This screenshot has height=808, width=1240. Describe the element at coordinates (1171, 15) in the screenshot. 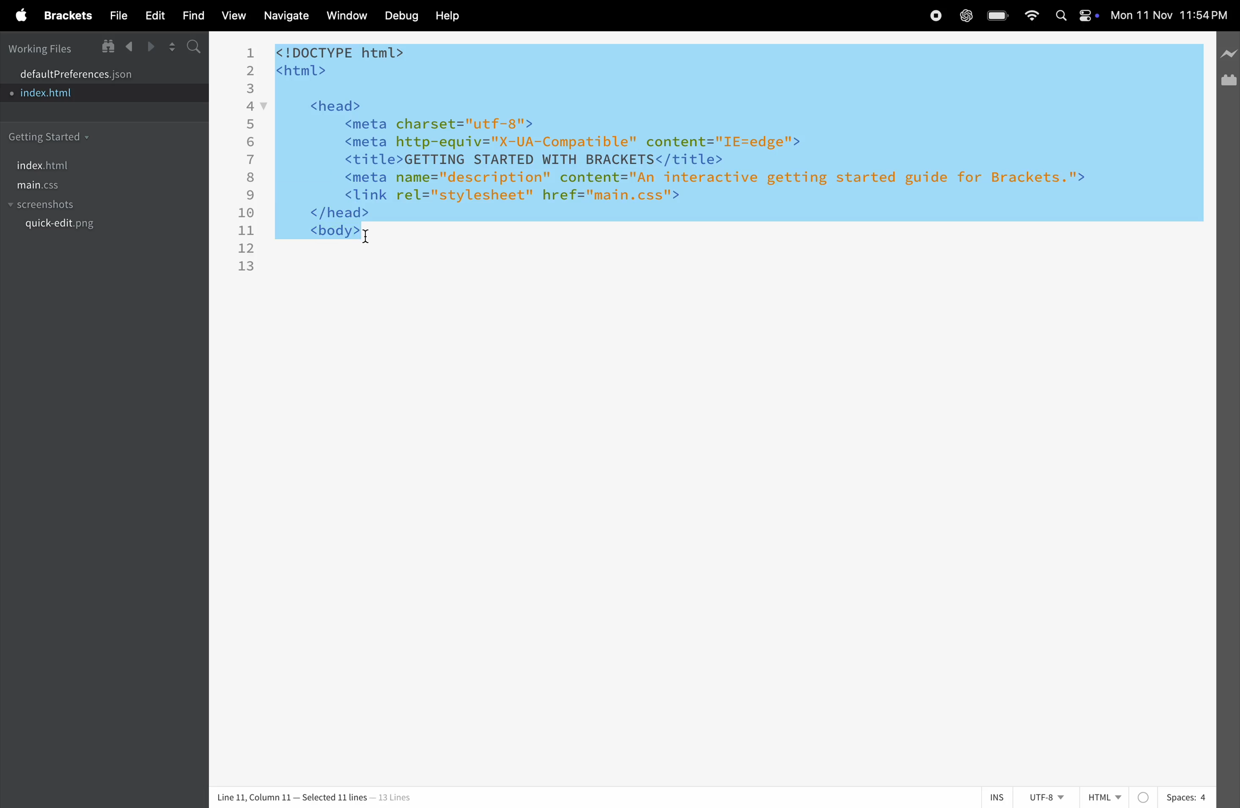

I see `time and date` at that location.